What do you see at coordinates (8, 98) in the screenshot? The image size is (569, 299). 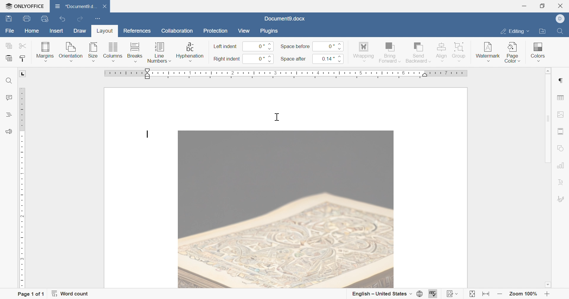 I see `comments` at bounding box center [8, 98].